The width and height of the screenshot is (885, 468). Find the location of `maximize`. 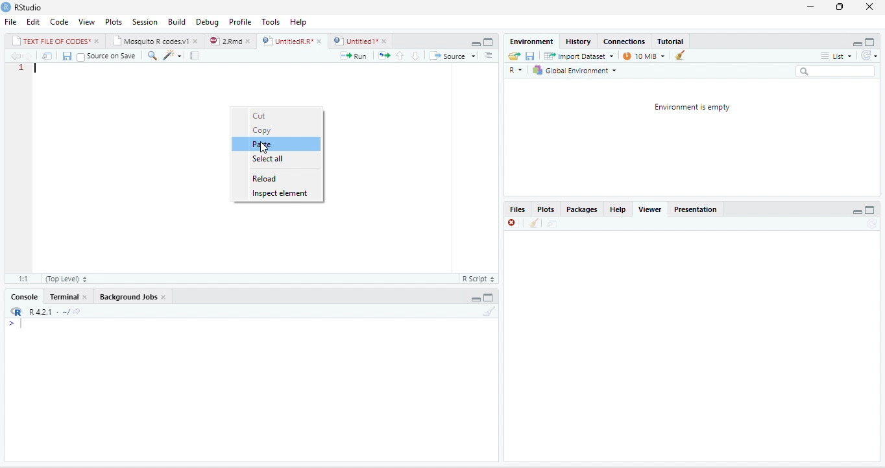

maximize is located at coordinates (489, 296).